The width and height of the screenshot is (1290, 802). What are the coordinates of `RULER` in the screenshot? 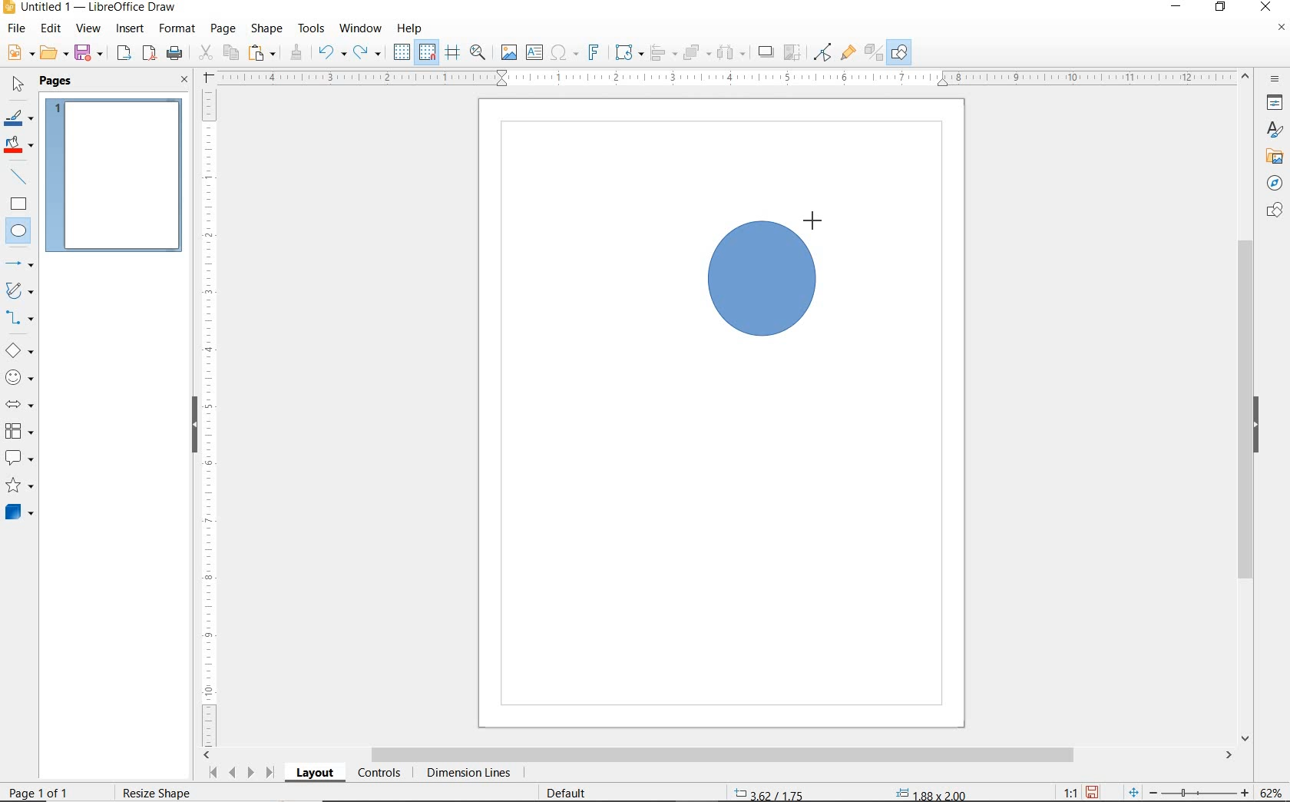 It's located at (728, 78).